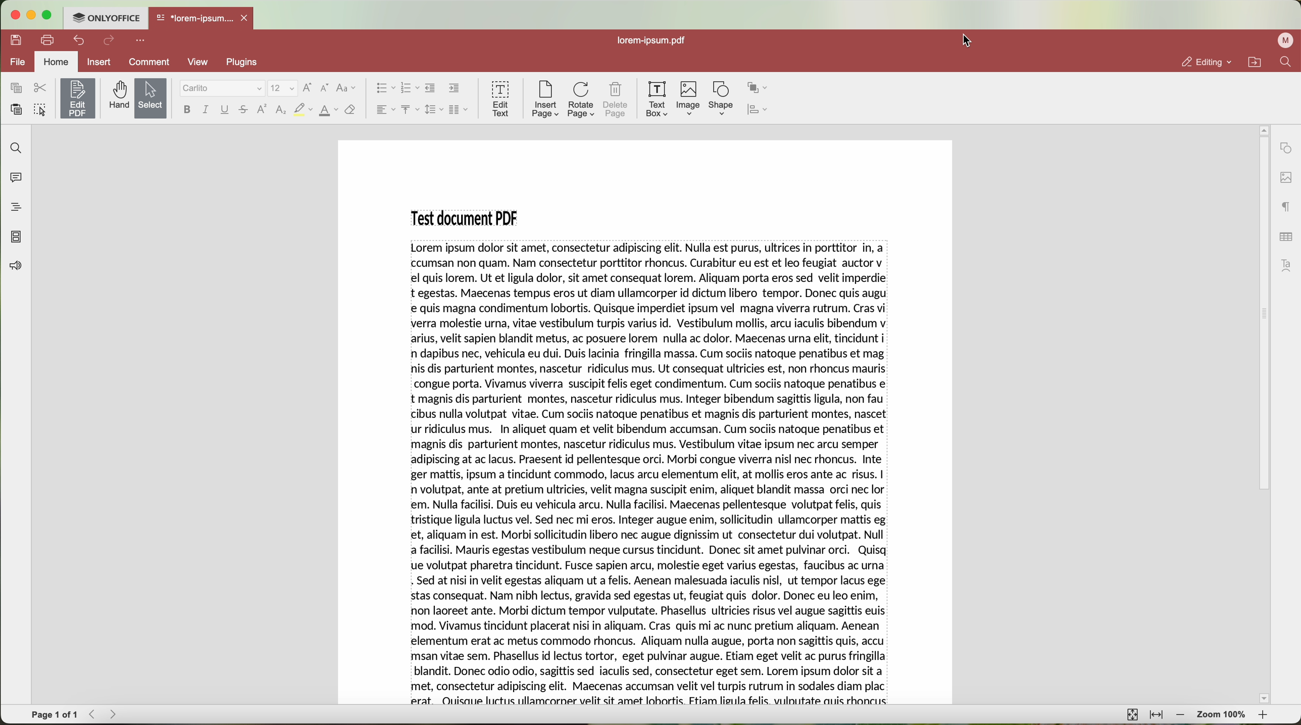 This screenshot has width=1301, height=725. Describe the element at coordinates (94, 714) in the screenshot. I see `Backward` at that location.